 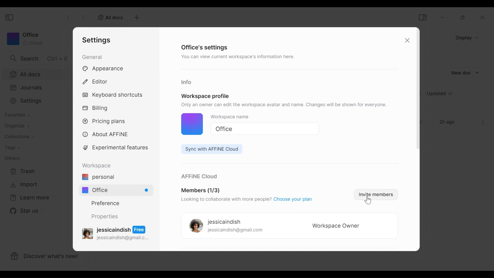 I want to click on General, so click(x=93, y=57).